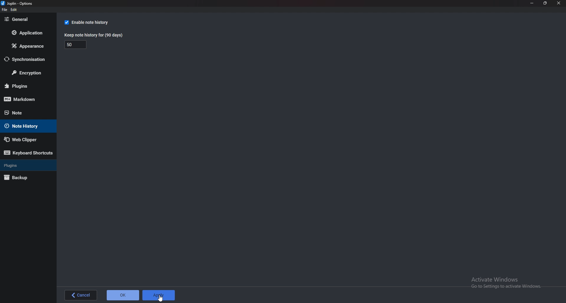 This screenshot has height=303, width=566. I want to click on Synchronization, so click(27, 59).